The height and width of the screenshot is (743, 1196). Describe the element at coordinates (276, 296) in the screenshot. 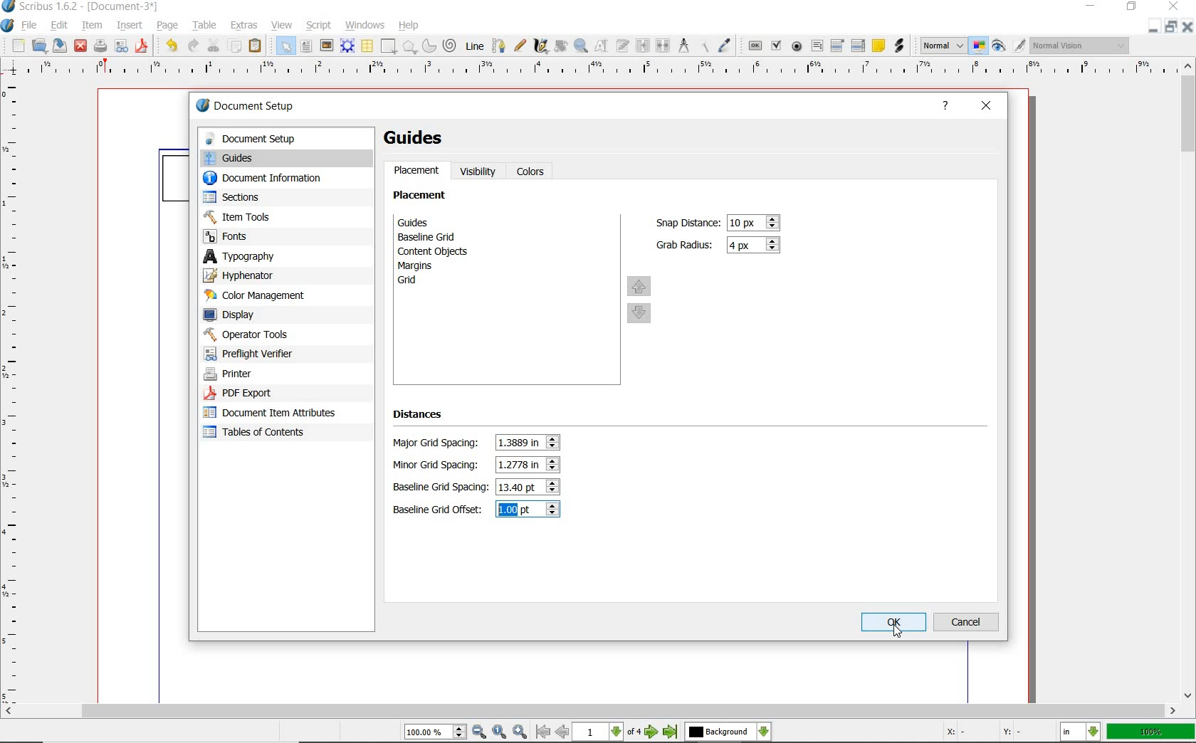

I see `color management` at that location.